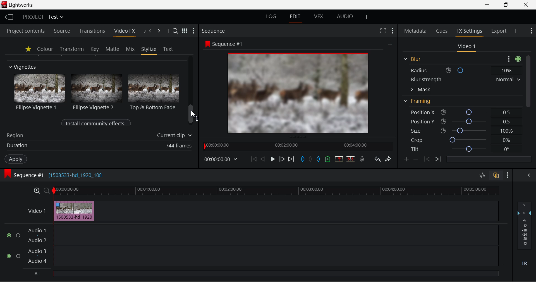 The height and width of the screenshot is (282, 536). What do you see at coordinates (411, 58) in the screenshot?
I see `Blur` at bounding box center [411, 58].